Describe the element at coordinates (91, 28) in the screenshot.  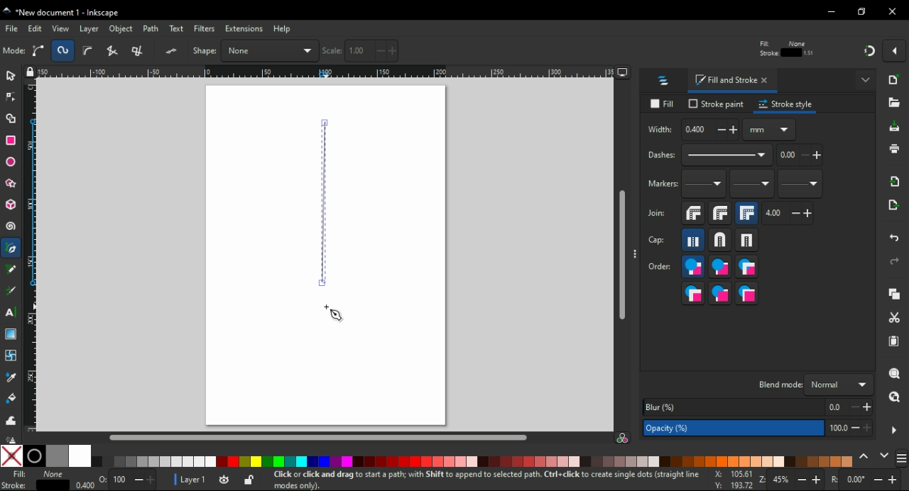
I see `layer` at that location.